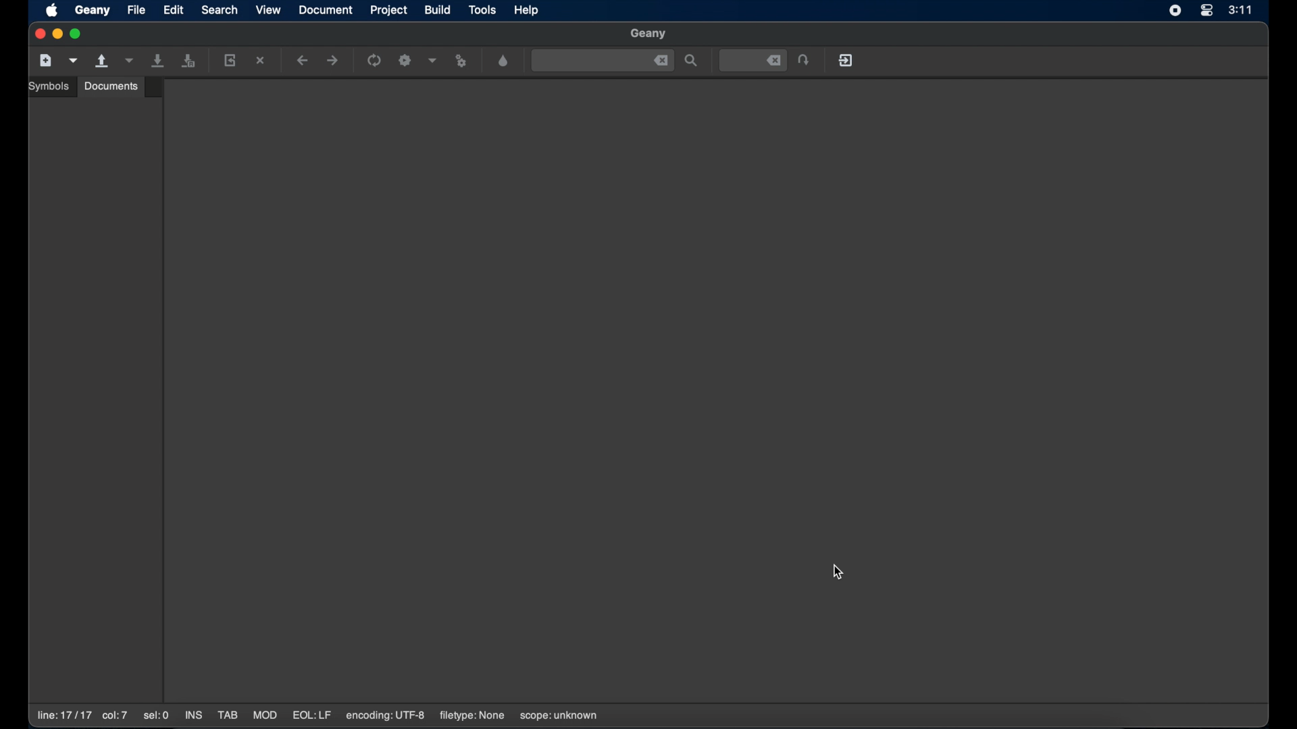 This screenshot has height=729, width=1297. I want to click on reload the current file, so click(230, 60).